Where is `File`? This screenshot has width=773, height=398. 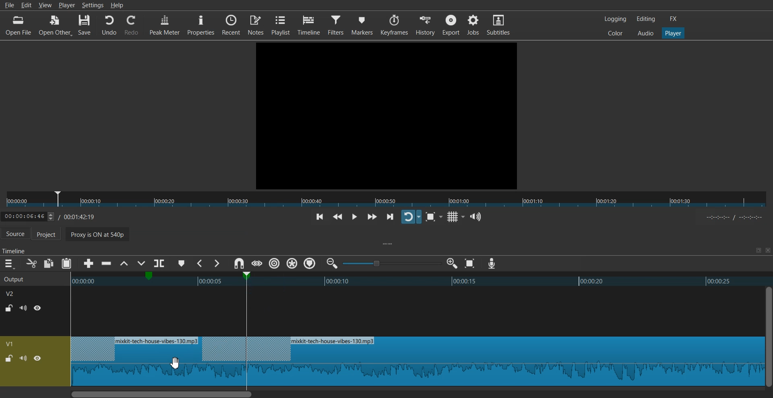
File is located at coordinates (9, 5).